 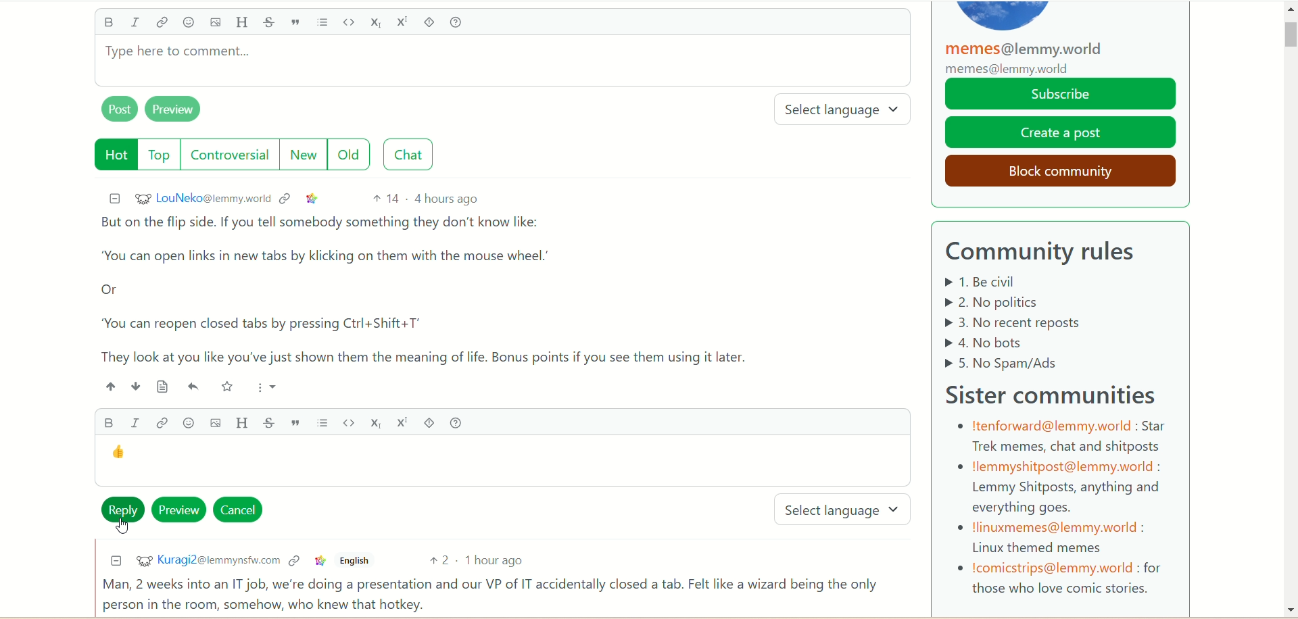 What do you see at coordinates (401, 422) in the screenshot?
I see `superscript` at bounding box center [401, 422].